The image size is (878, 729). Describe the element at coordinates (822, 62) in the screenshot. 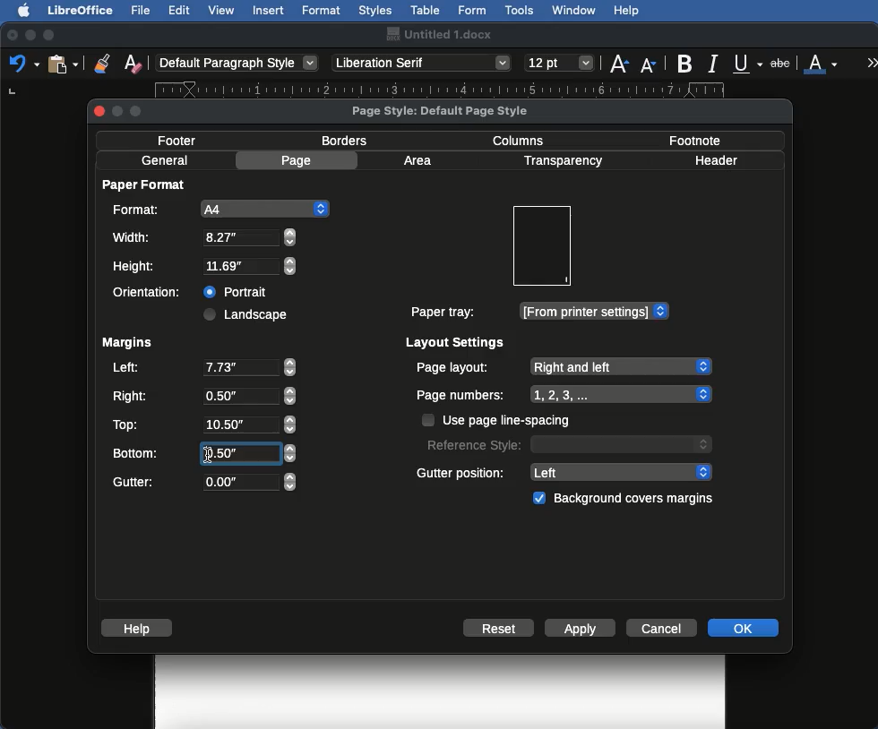

I see `Font color` at that location.